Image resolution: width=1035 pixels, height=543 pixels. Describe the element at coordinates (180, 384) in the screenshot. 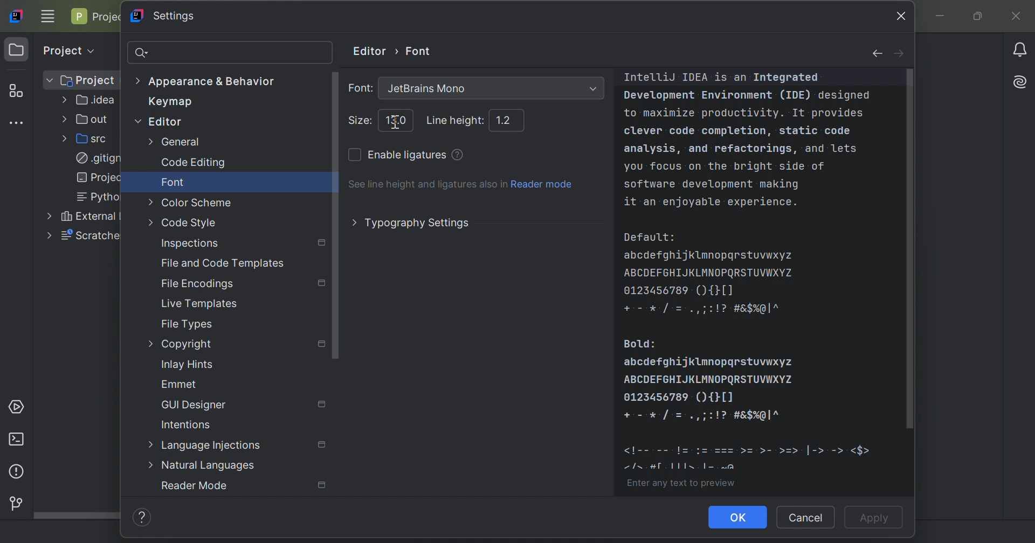

I see `Emmet` at that location.